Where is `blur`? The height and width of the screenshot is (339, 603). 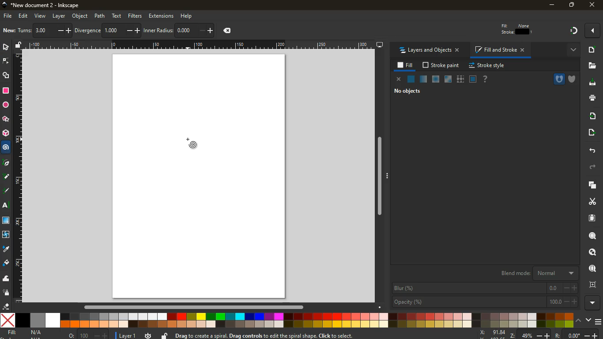 blur is located at coordinates (485, 288).